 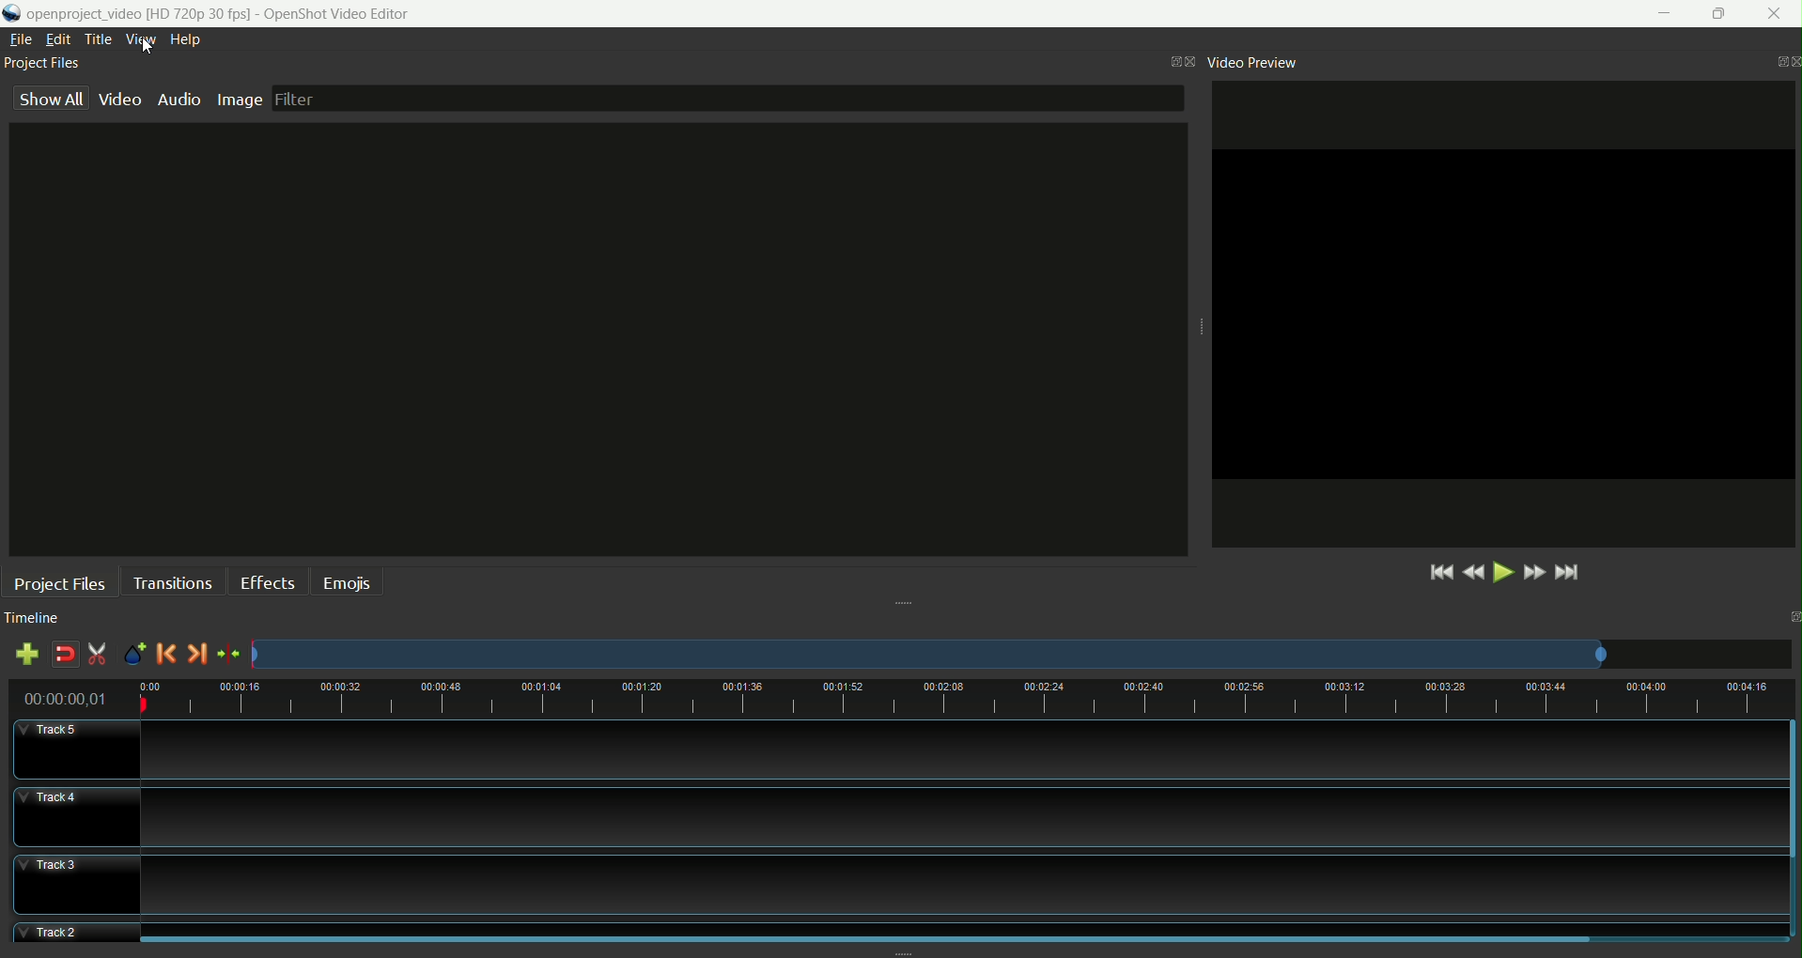 What do you see at coordinates (903, 881) in the screenshot?
I see `track3` at bounding box center [903, 881].